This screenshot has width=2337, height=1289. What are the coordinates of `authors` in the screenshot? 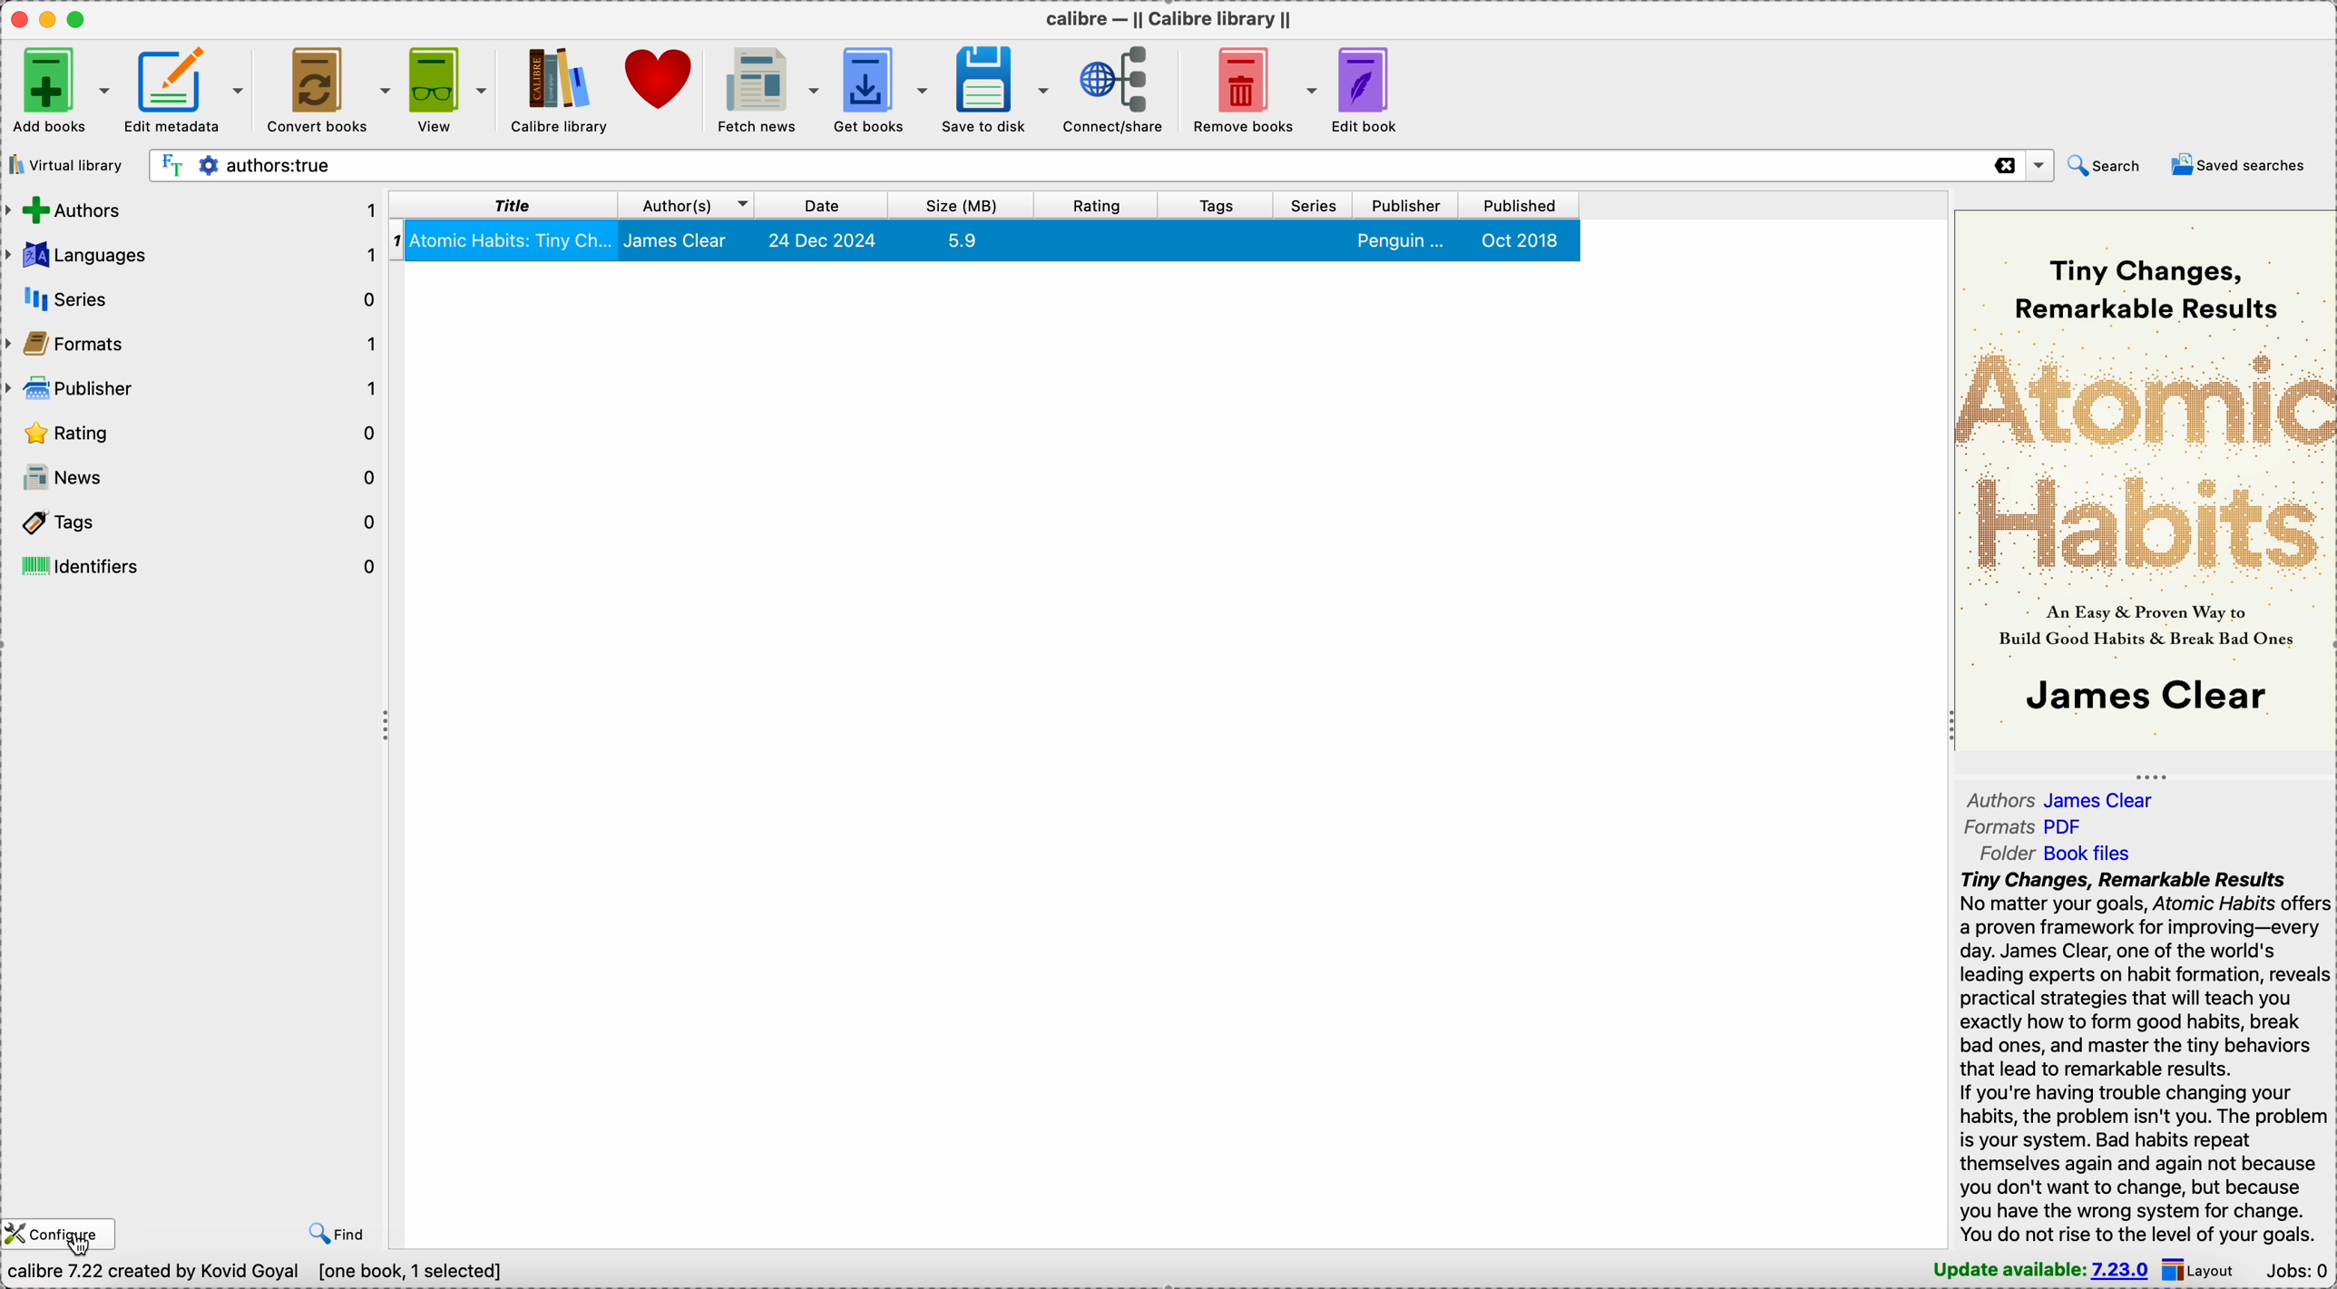 It's located at (191, 211).